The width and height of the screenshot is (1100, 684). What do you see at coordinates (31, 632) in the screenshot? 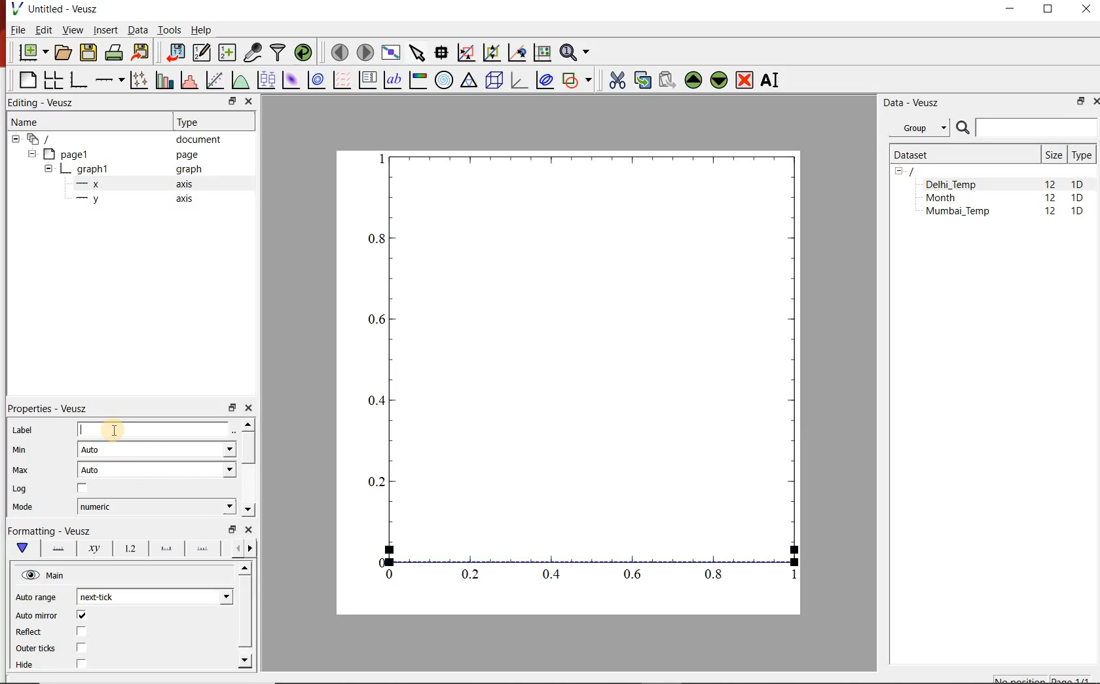
I see `Reflect` at bounding box center [31, 632].